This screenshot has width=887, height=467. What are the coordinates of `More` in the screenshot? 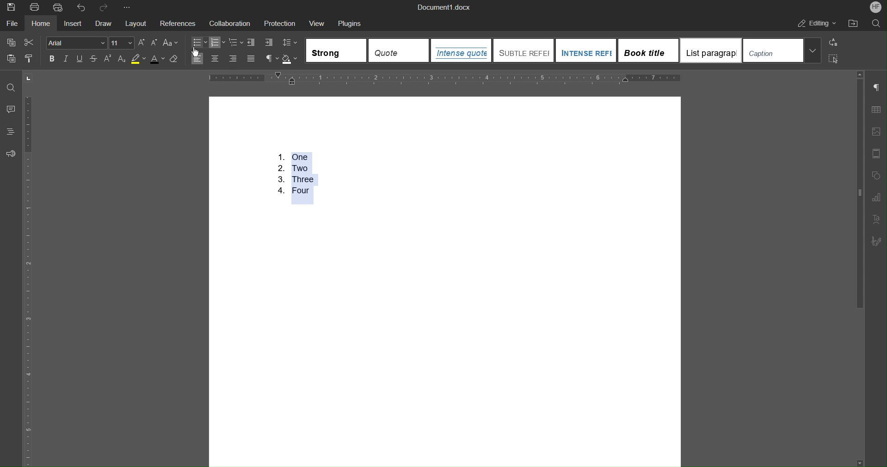 It's located at (126, 6).